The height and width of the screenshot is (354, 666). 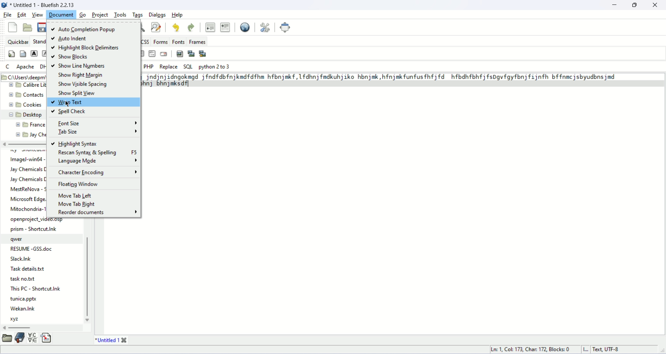 What do you see at coordinates (84, 75) in the screenshot?
I see `show right margin` at bounding box center [84, 75].